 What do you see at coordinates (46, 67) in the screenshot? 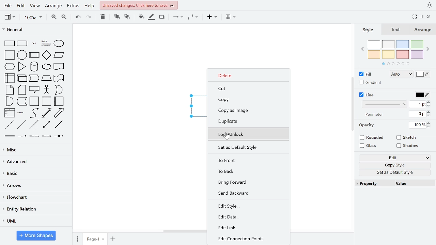
I see `cloud` at bounding box center [46, 67].